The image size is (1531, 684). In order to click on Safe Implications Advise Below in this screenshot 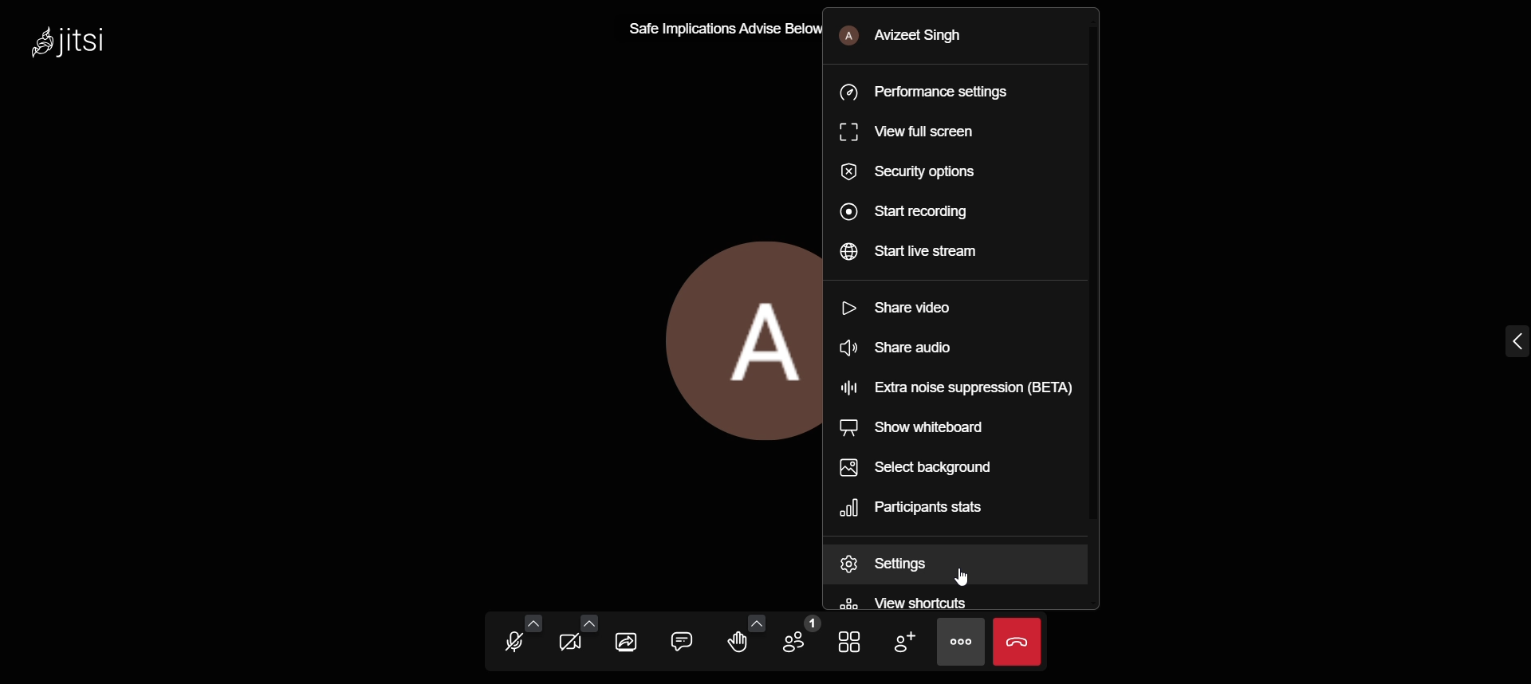, I will do `click(718, 28)`.